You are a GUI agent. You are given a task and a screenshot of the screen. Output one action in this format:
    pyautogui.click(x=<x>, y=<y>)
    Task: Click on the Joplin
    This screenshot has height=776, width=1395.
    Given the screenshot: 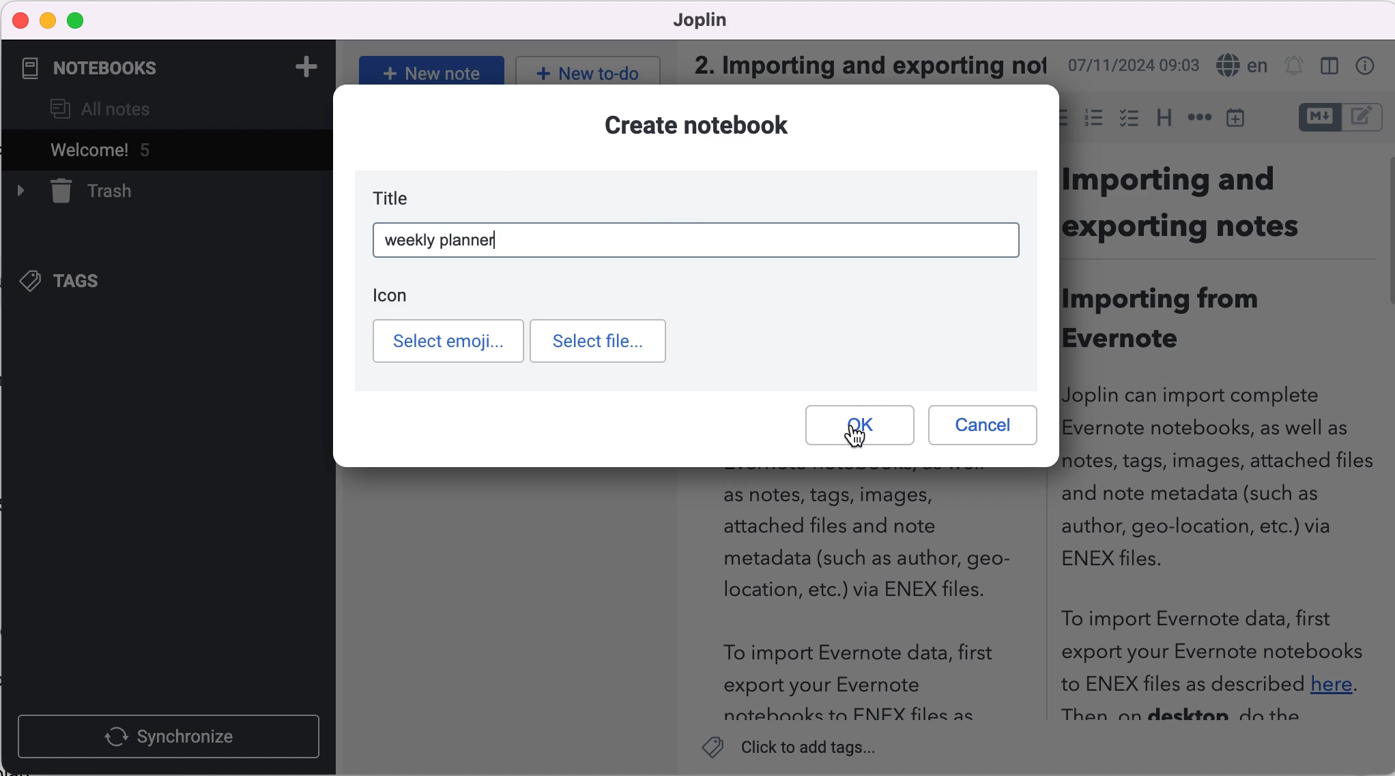 What is the action you would take?
    pyautogui.click(x=693, y=19)
    